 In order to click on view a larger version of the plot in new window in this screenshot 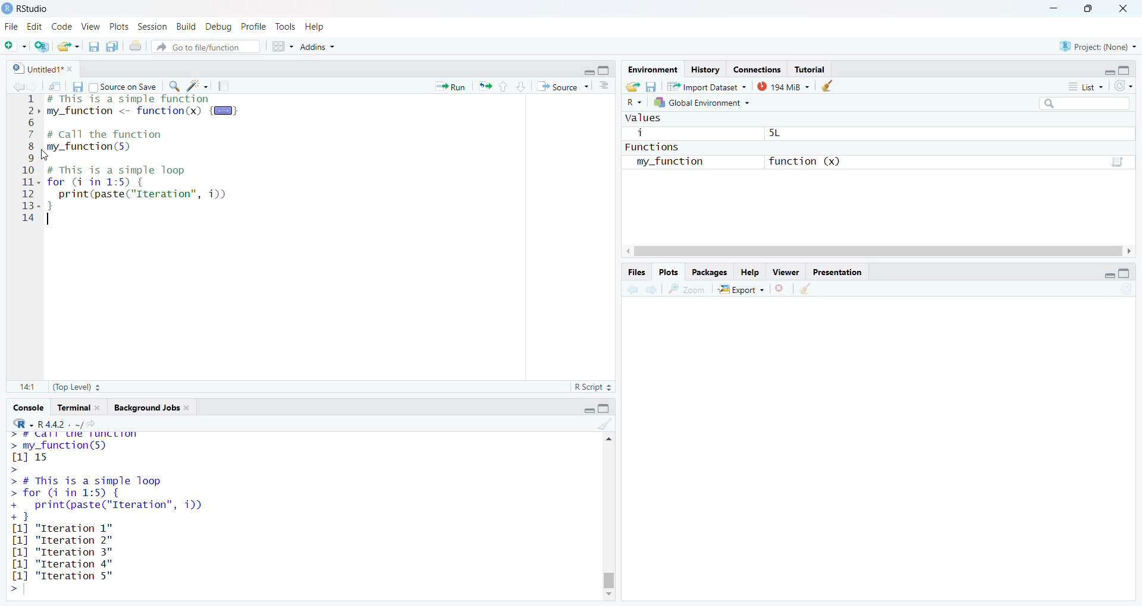, I will do `click(690, 289)`.